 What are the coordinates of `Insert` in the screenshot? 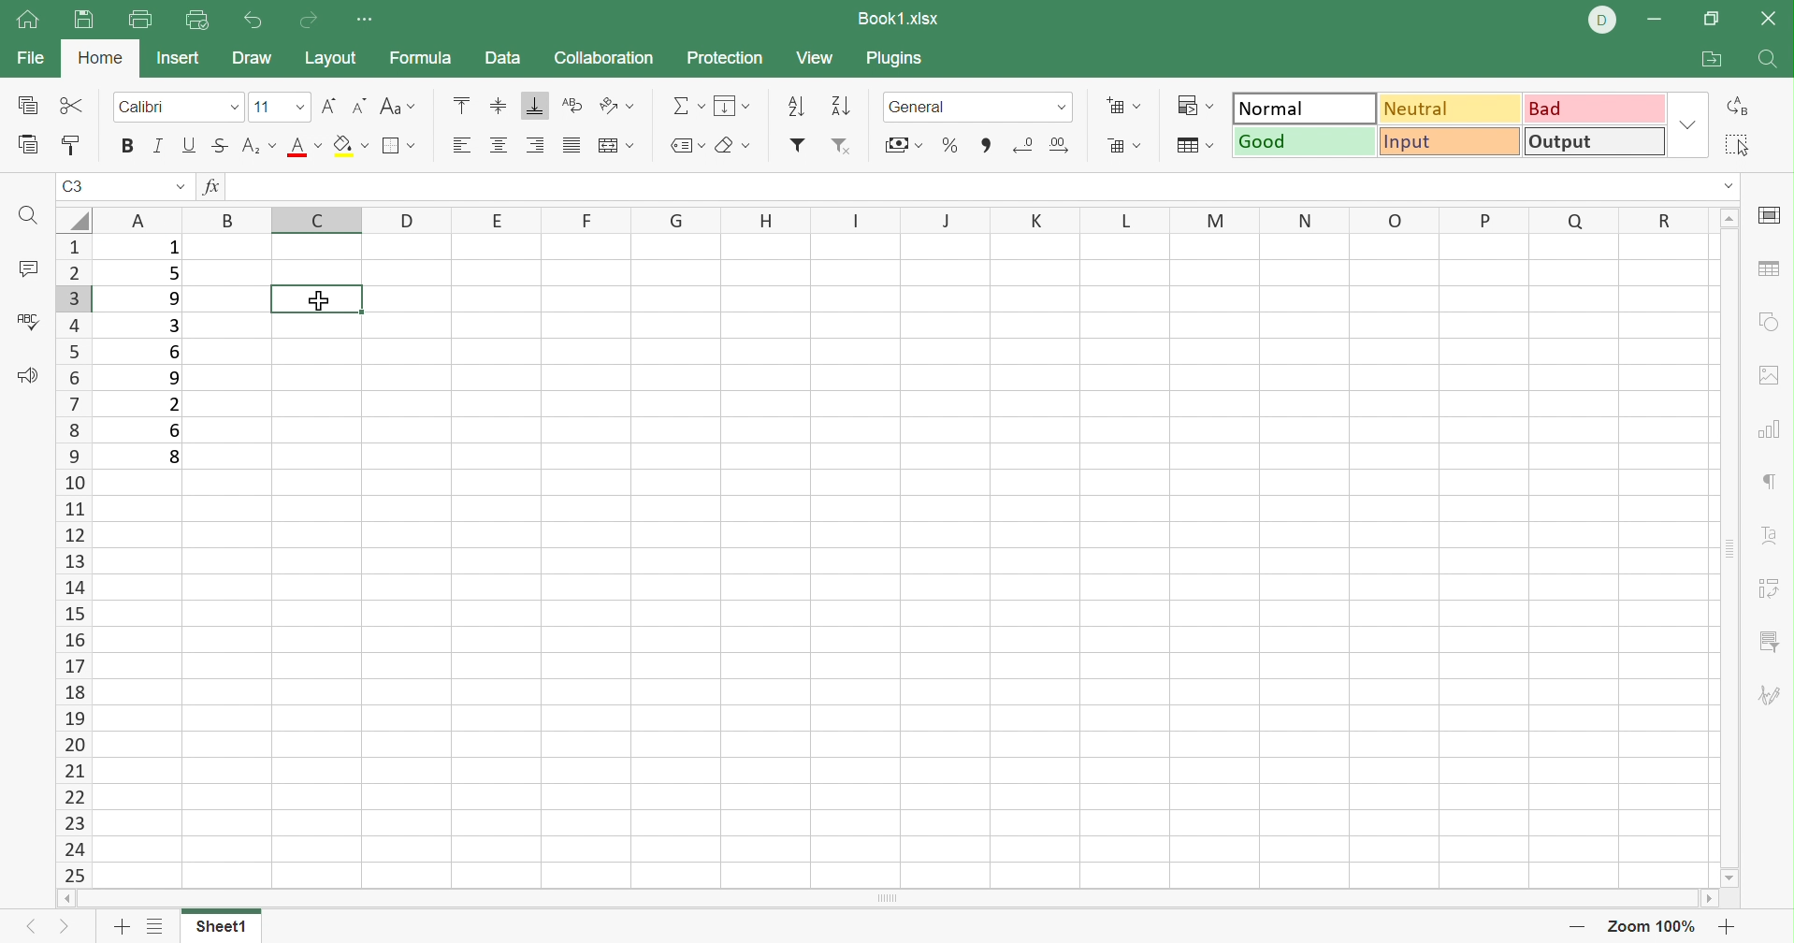 It's located at (178, 60).